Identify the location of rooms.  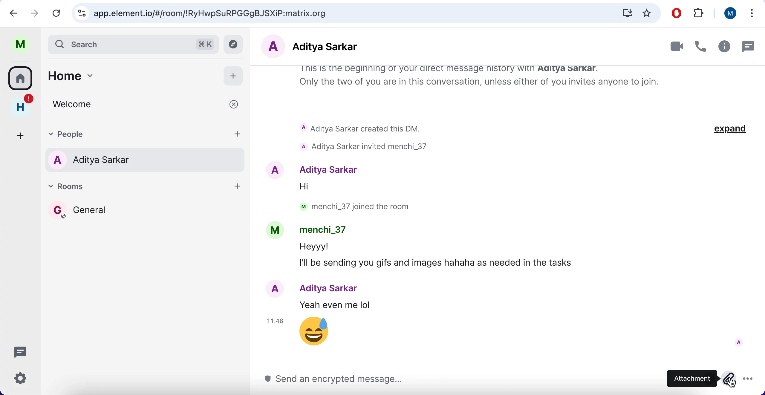
(128, 189).